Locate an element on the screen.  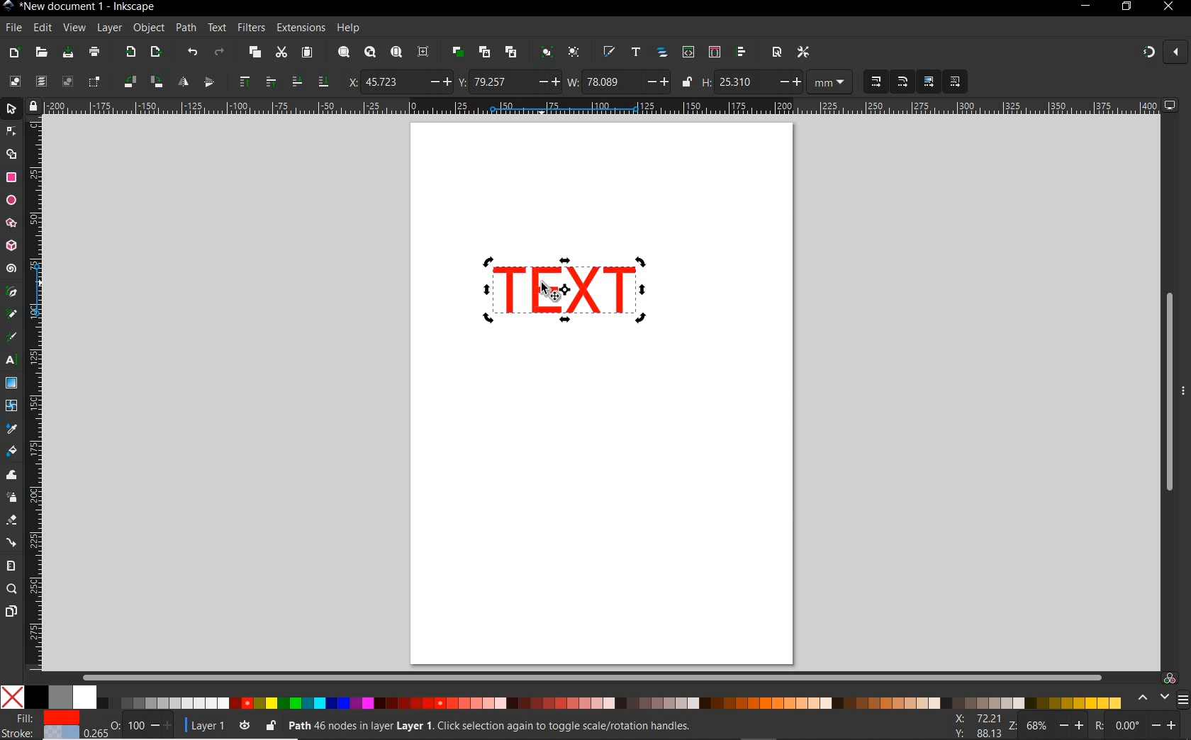
PATH is located at coordinates (186, 30).